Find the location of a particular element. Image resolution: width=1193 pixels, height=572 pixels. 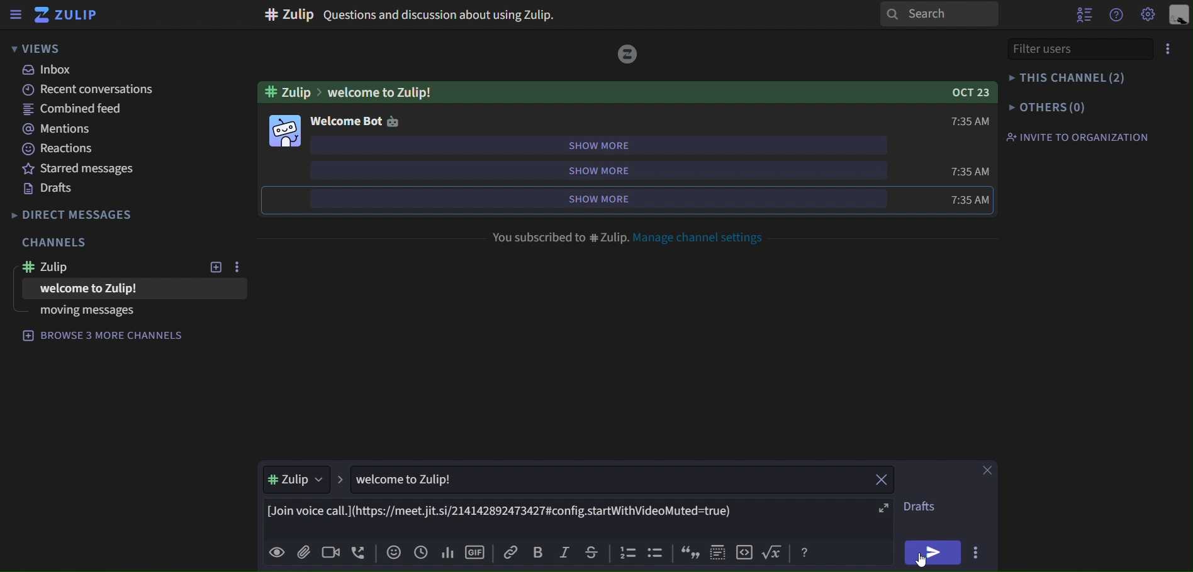

add file is located at coordinates (305, 553).